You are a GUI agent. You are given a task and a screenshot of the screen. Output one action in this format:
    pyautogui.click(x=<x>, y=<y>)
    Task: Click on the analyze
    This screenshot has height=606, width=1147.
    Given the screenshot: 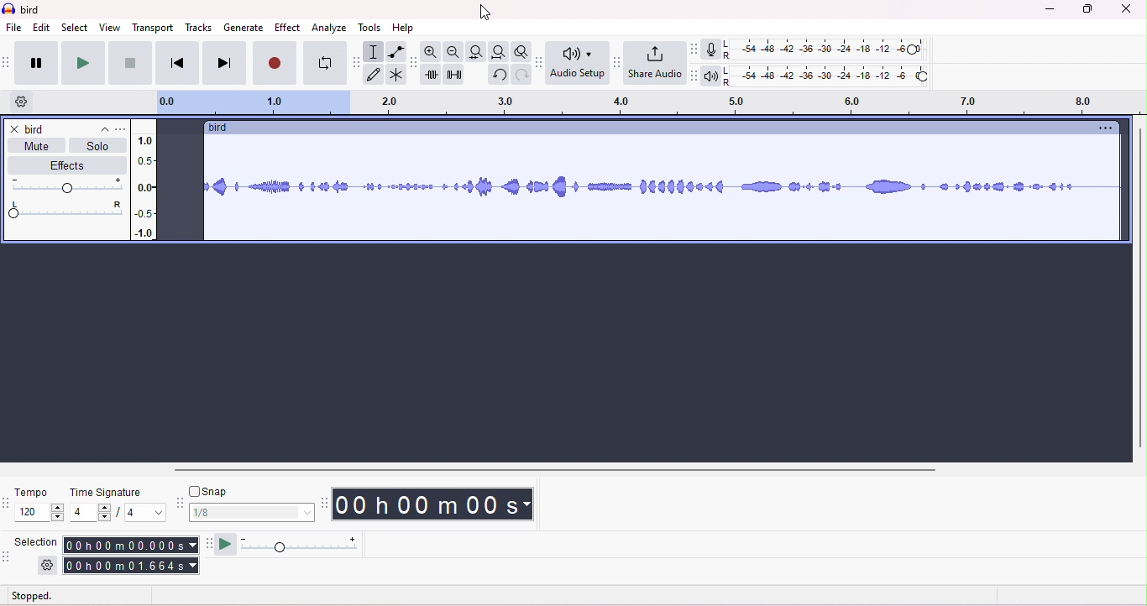 What is the action you would take?
    pyautogui.click(x=331, y=27)
    